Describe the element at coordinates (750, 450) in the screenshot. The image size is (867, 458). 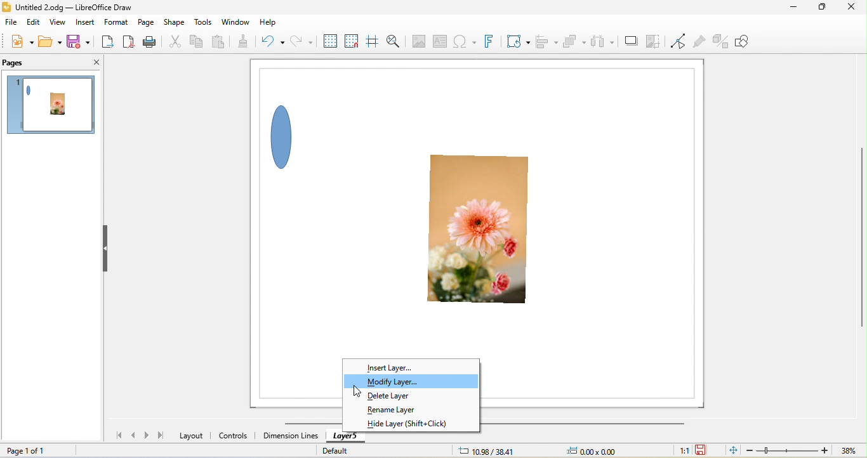
I see `zoom out` at that location.